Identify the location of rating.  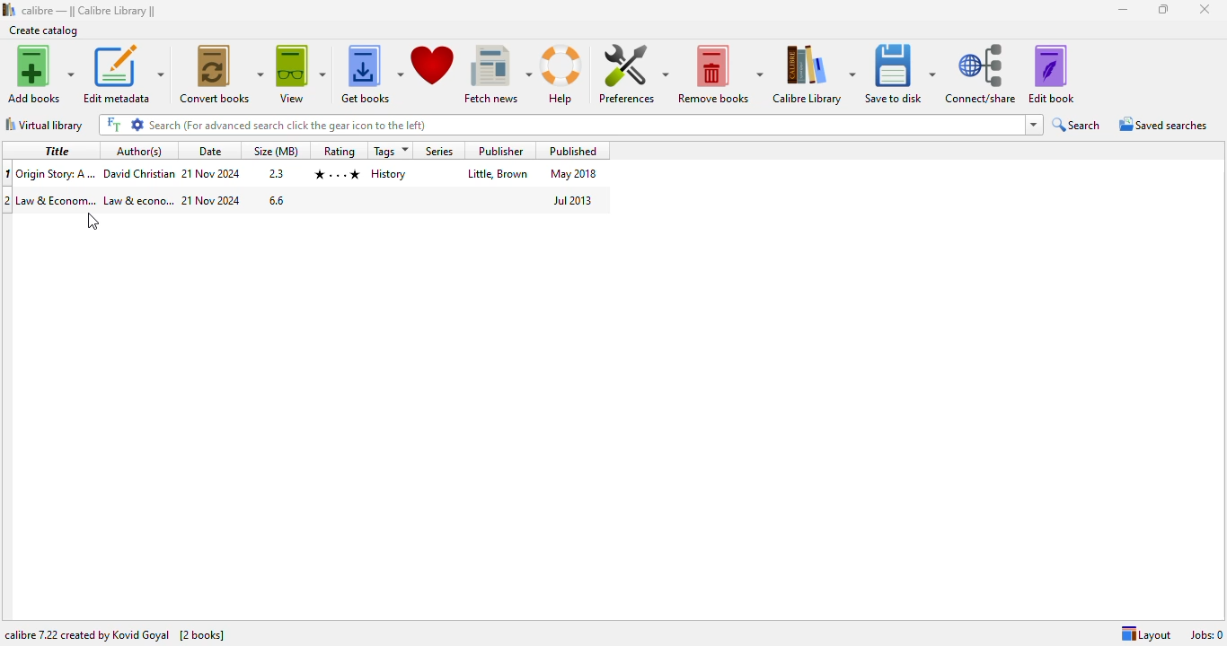
(340, 151).